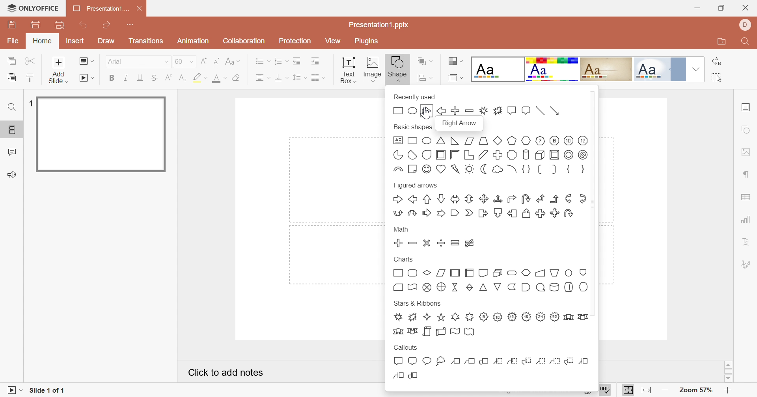 Image resolution: width=757 pixels, height=397 pixels. Describe the element at coordinates (698, 9) in the screenshot. I see `Minimize` at that location.